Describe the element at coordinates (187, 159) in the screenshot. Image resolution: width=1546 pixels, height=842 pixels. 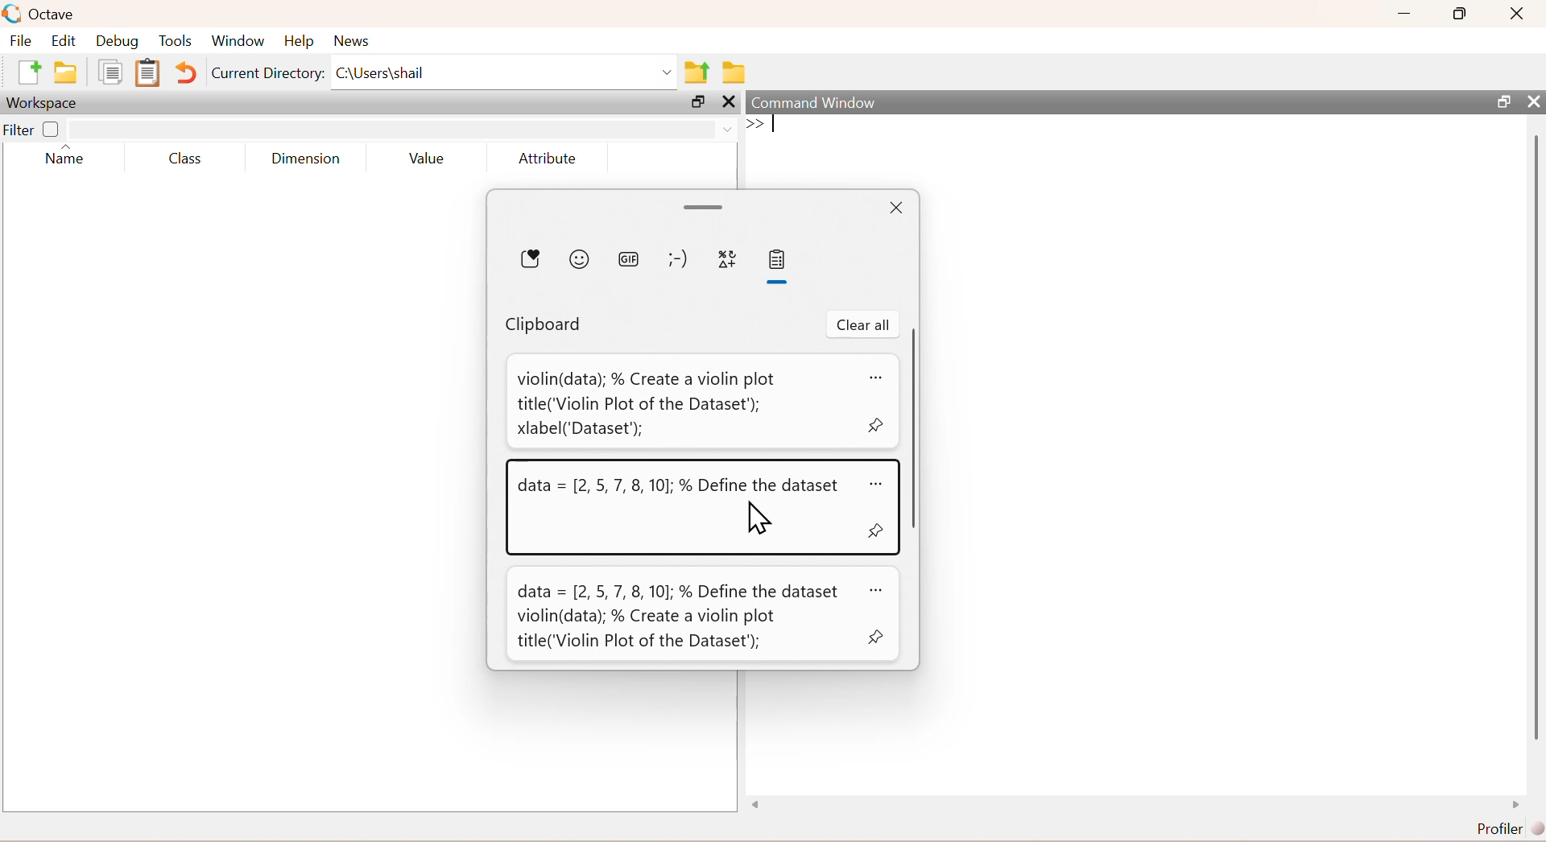
I see `class` at that location.